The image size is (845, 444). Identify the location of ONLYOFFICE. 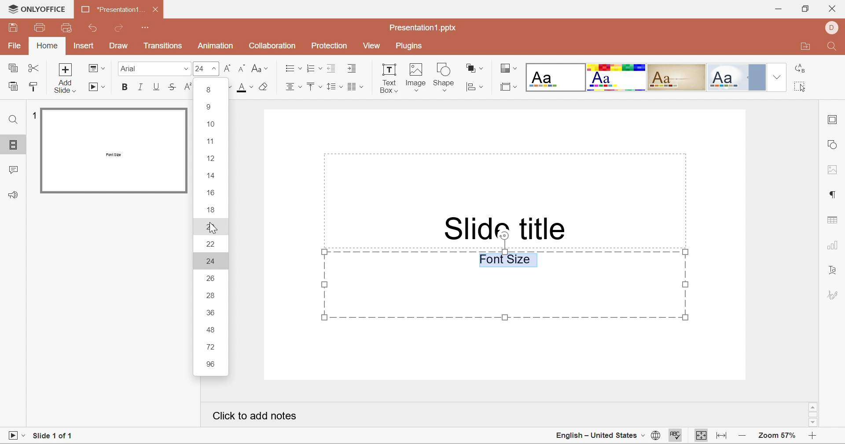
(44, 9).